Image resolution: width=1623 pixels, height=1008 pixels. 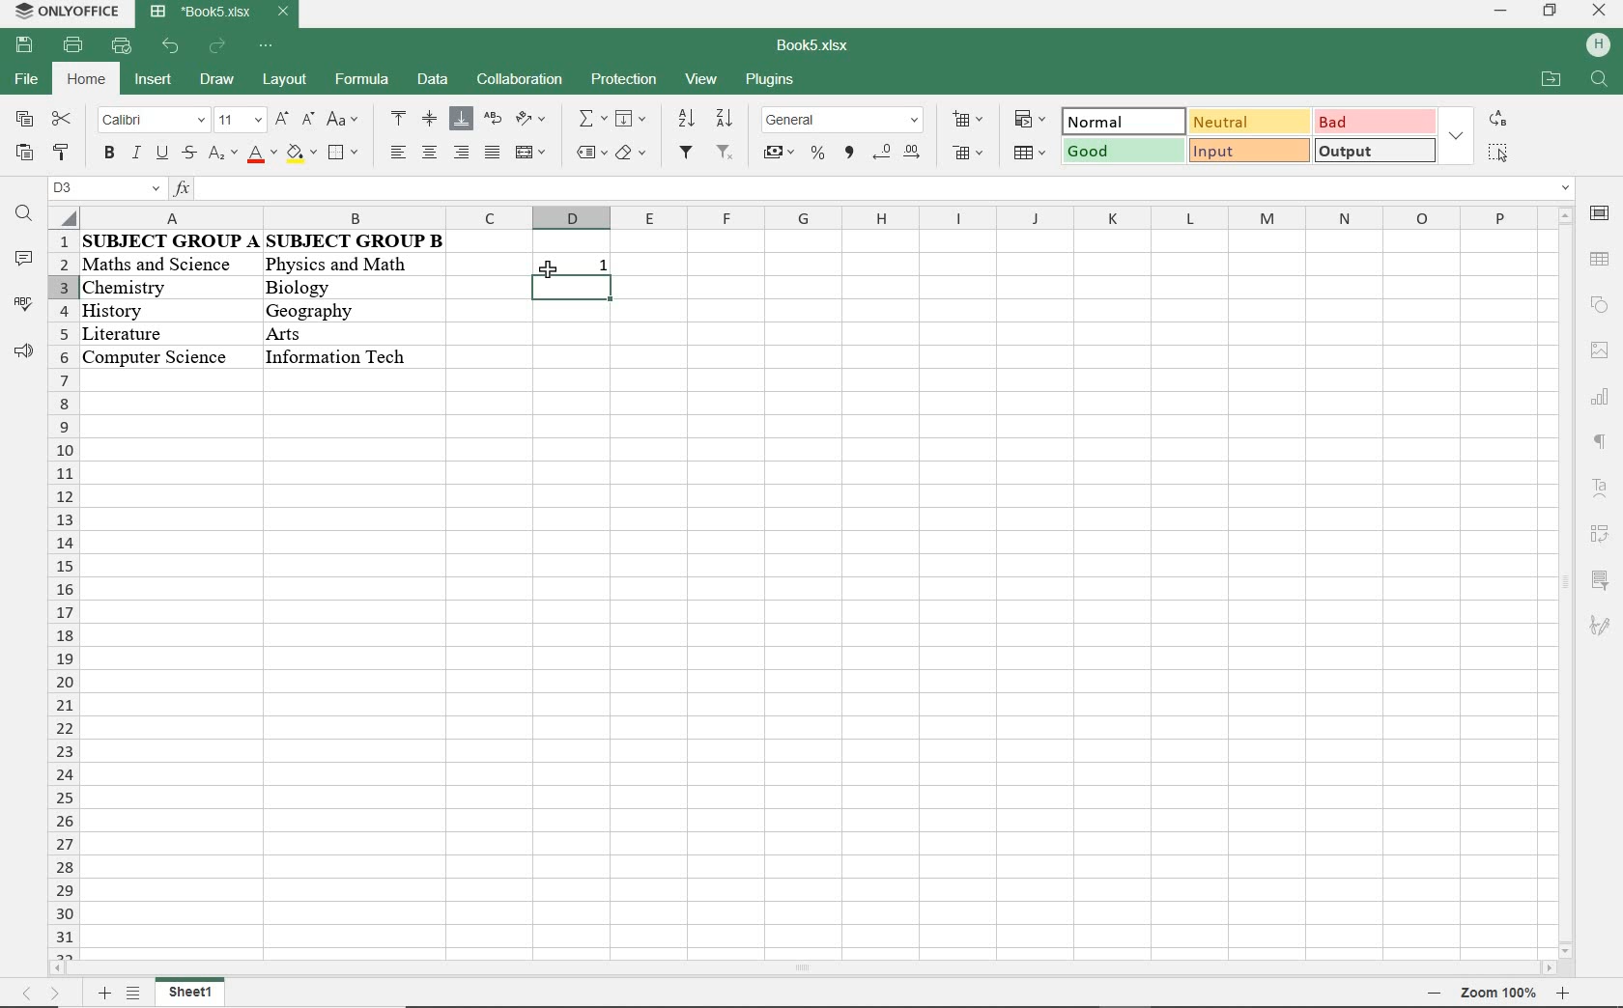 What do you see at coordinates (1550, 78) in the screenshot?
I see `open file location` at bounding box center [1550, 78].